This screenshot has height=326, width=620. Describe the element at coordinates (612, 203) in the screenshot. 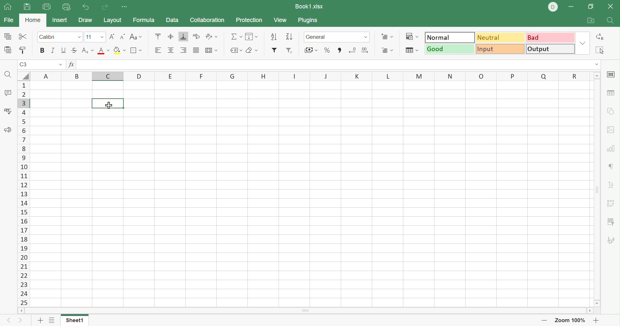

I see `Pivot table settings` at that location.